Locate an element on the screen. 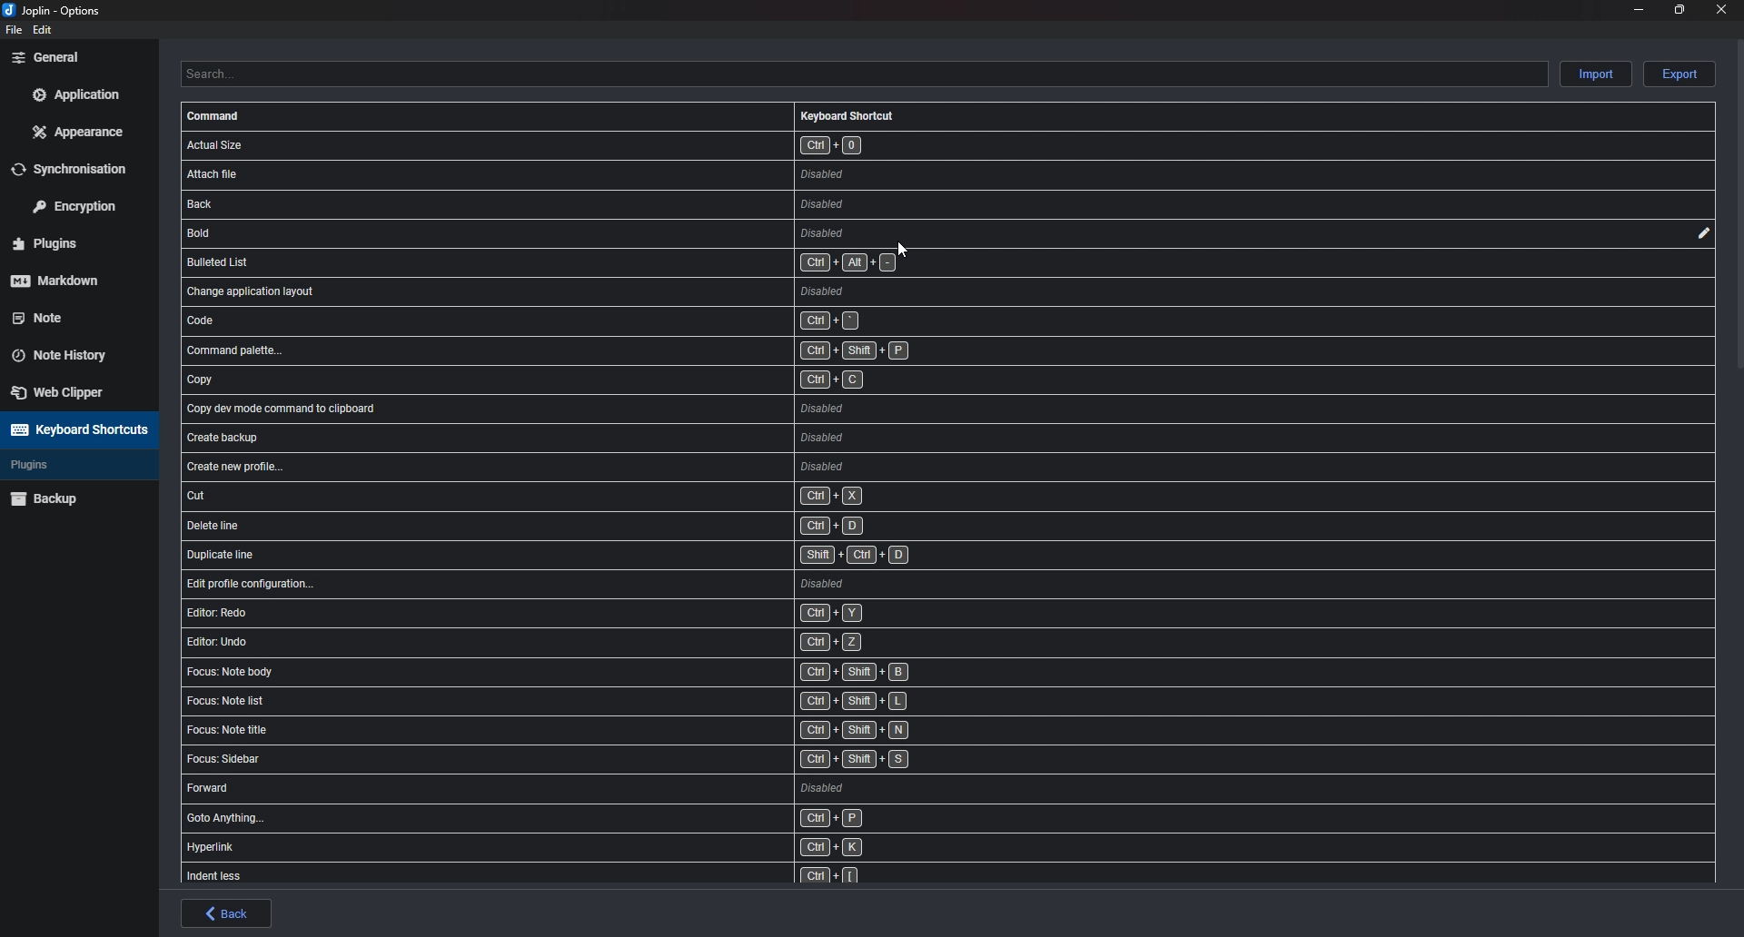  minimize is located at coordinates (1640, 8).